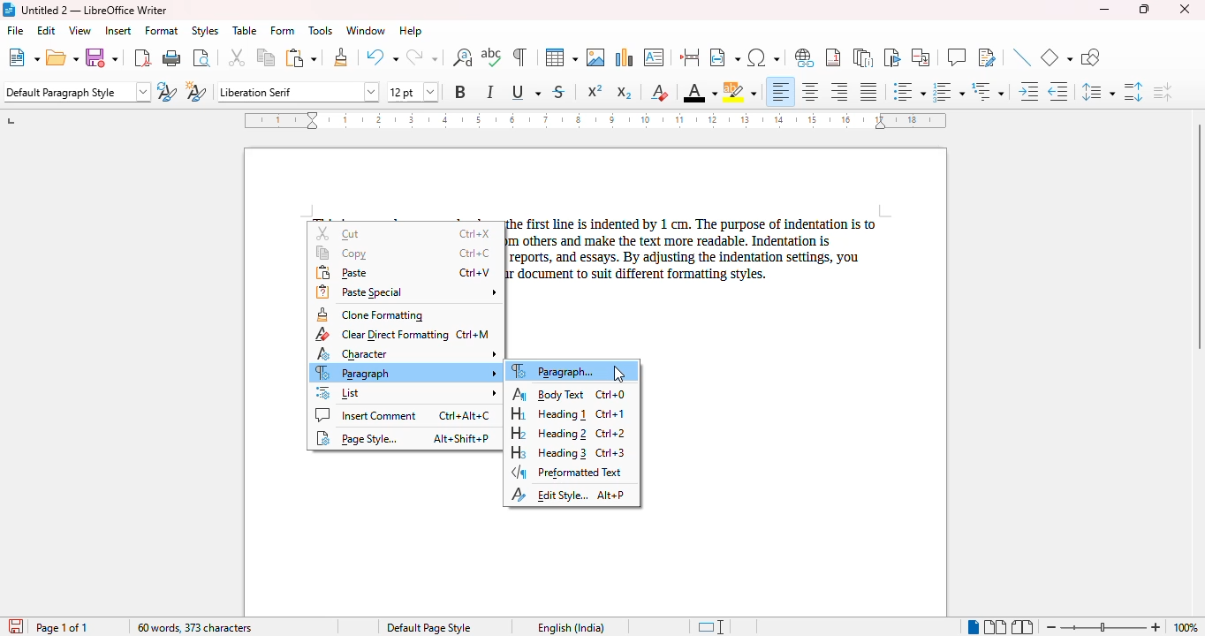 The height and width of the screenshot is (636, 1205). Describe the element at coordinates (492, 57) in the screenshot. I see `spelling` at that location.